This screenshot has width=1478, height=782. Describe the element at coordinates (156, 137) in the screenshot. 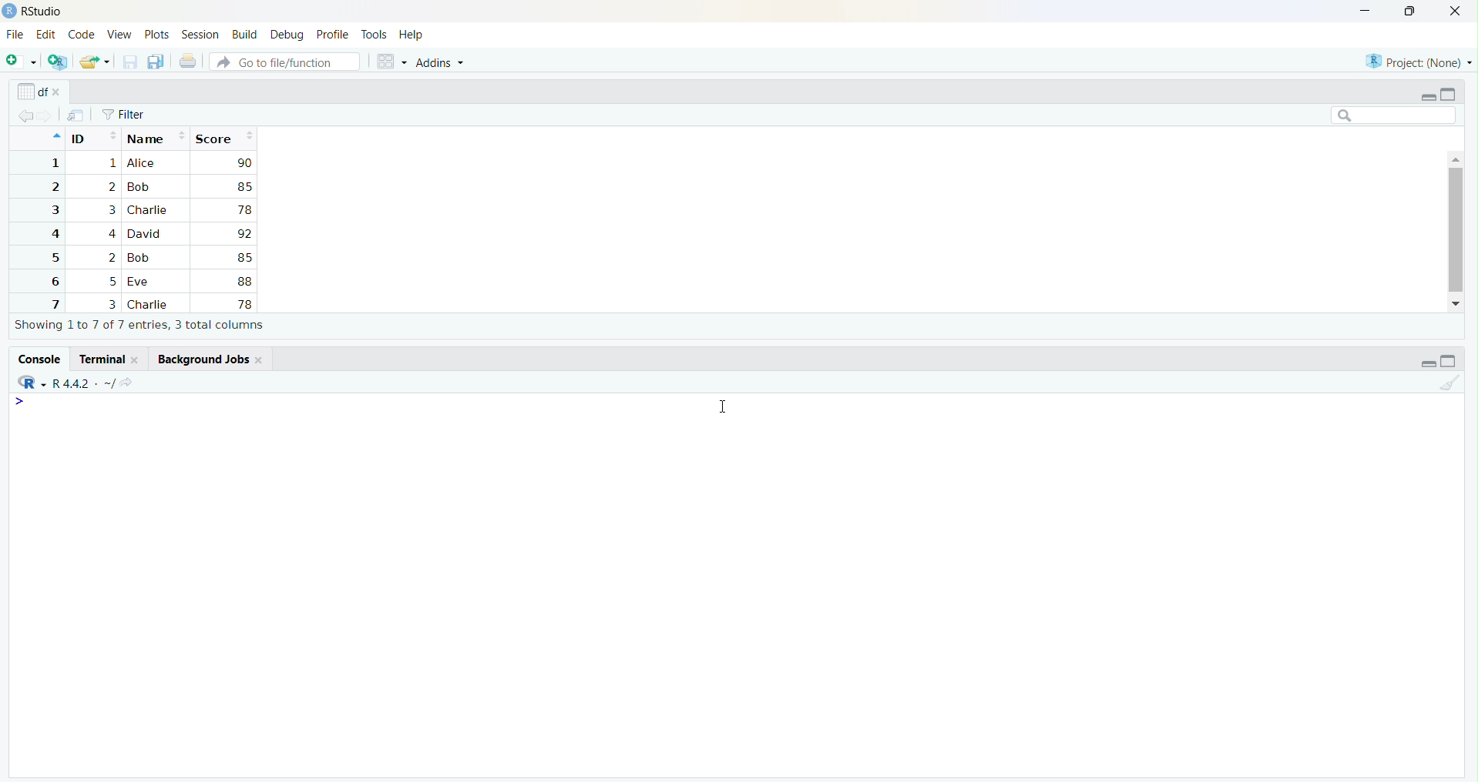

I see `Name` at that location.